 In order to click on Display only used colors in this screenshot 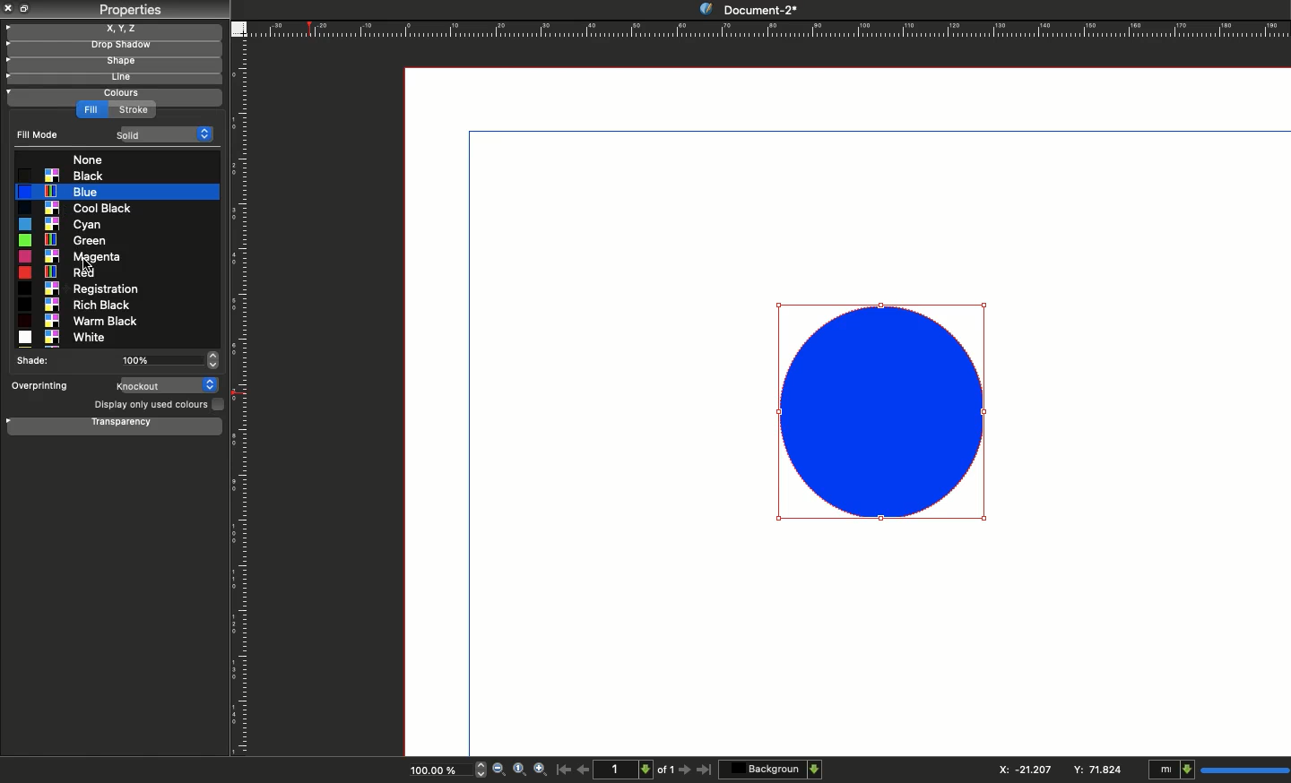, I will do `click(159, 407)`.